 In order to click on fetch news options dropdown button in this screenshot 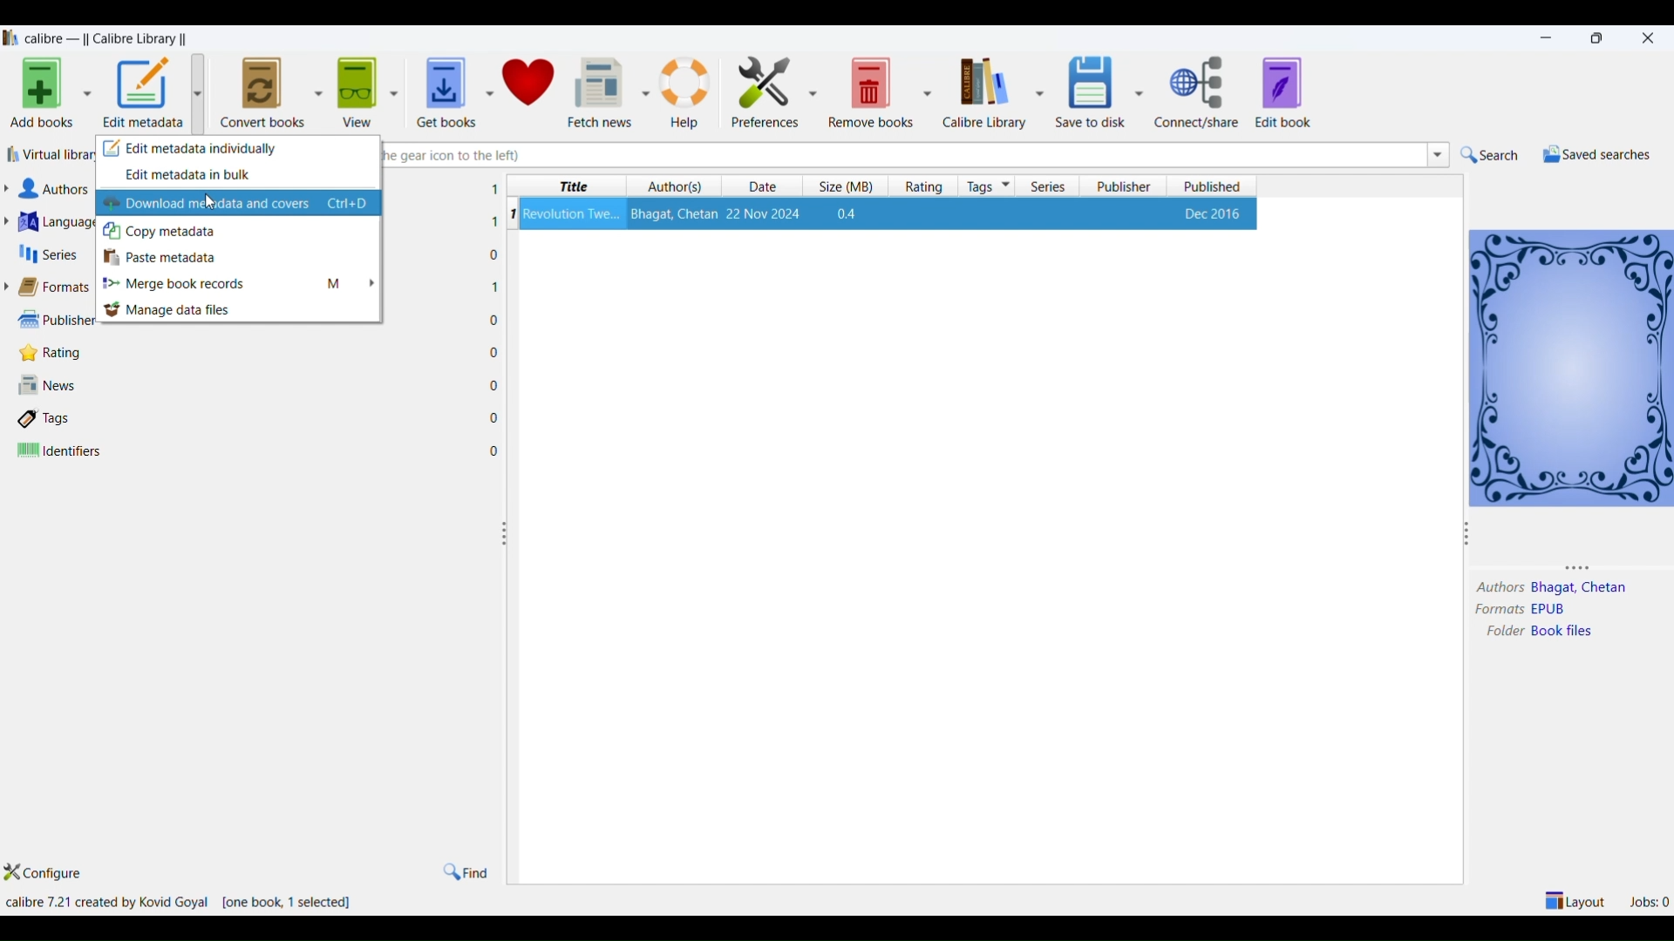, I will do `click(645, 92)`.